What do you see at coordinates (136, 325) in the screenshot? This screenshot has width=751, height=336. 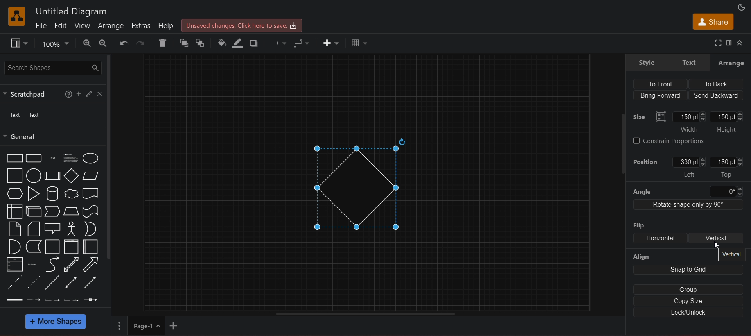 I see `page 1` at bounding box center [136, 325].